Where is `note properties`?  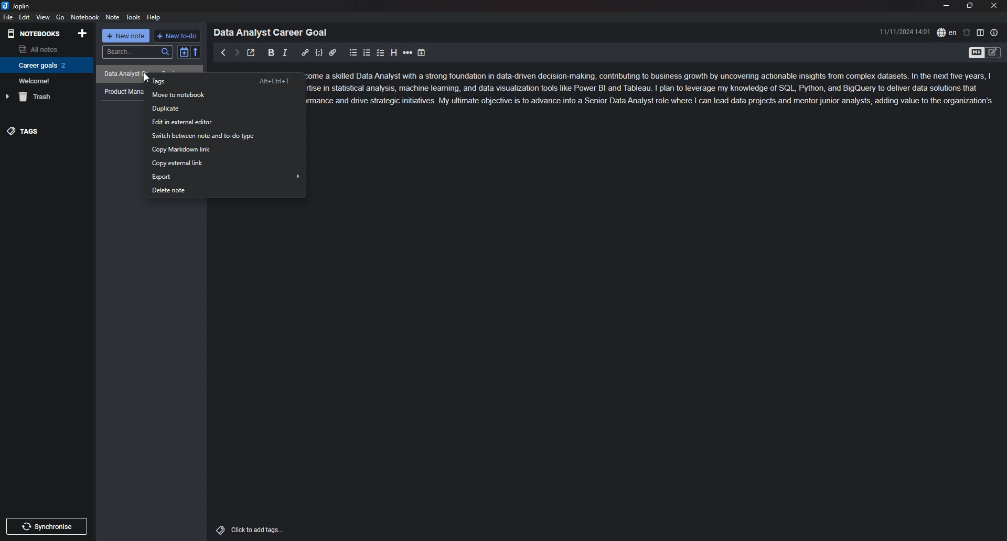 note properties is located at coordinates (994, 33).